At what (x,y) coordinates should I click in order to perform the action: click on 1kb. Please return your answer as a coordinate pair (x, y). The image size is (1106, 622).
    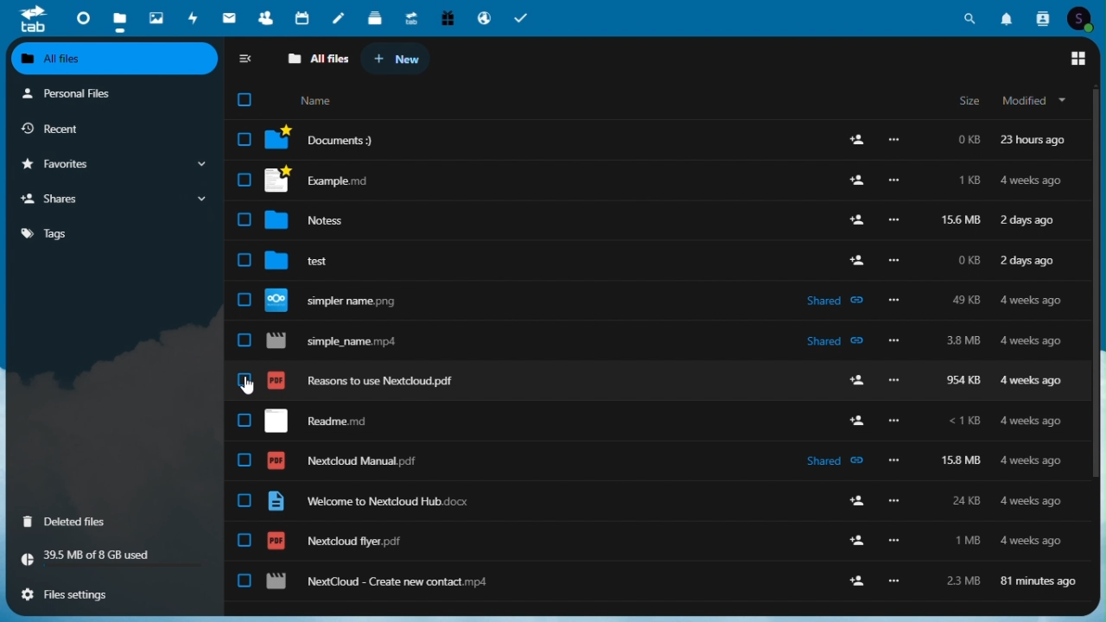
    Looking at the image, I should click on (968, 181).